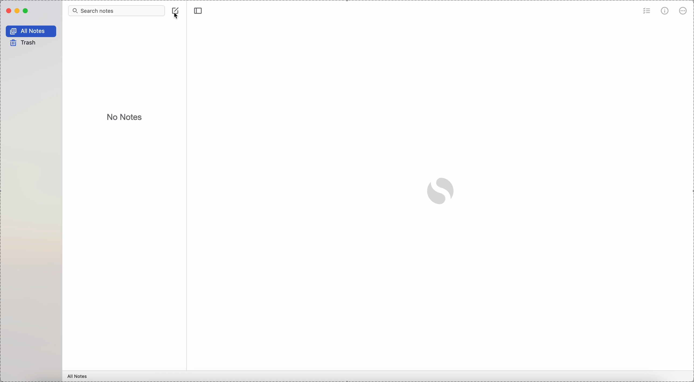 This screenshot has width=694, height=382. Describe the element at coordinates (665, 11) in the screenshot. I see `metrics` at that location.